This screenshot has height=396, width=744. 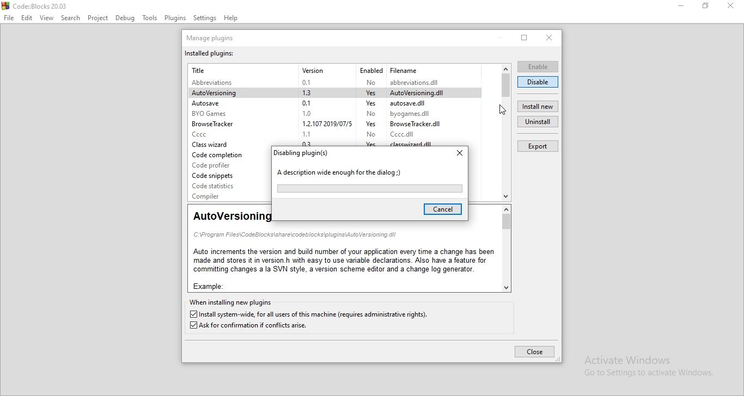 What do you see at coordinates (208, 285) in the screenshot?
I see `Example:` at bounding box center [208, 285].